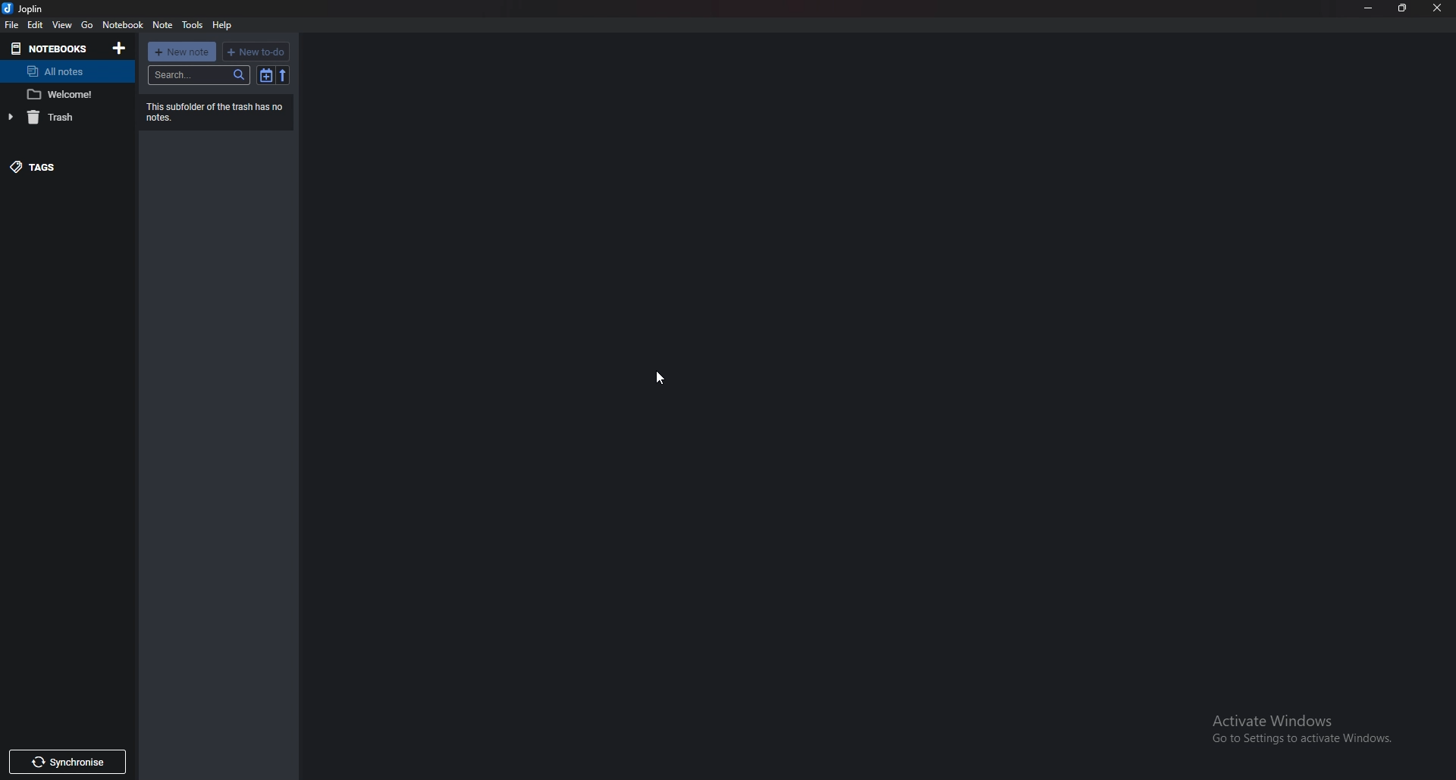 This screenshot has height=780, width=1456. Describe the element at coordinates (35, 25) in the screenshot. I see `edit` at that location.